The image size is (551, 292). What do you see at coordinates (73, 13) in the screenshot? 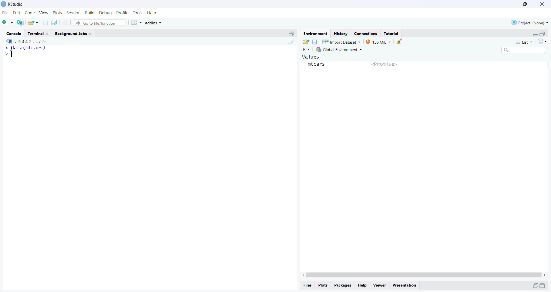
I see `Session` at bounding box center [73, 13].